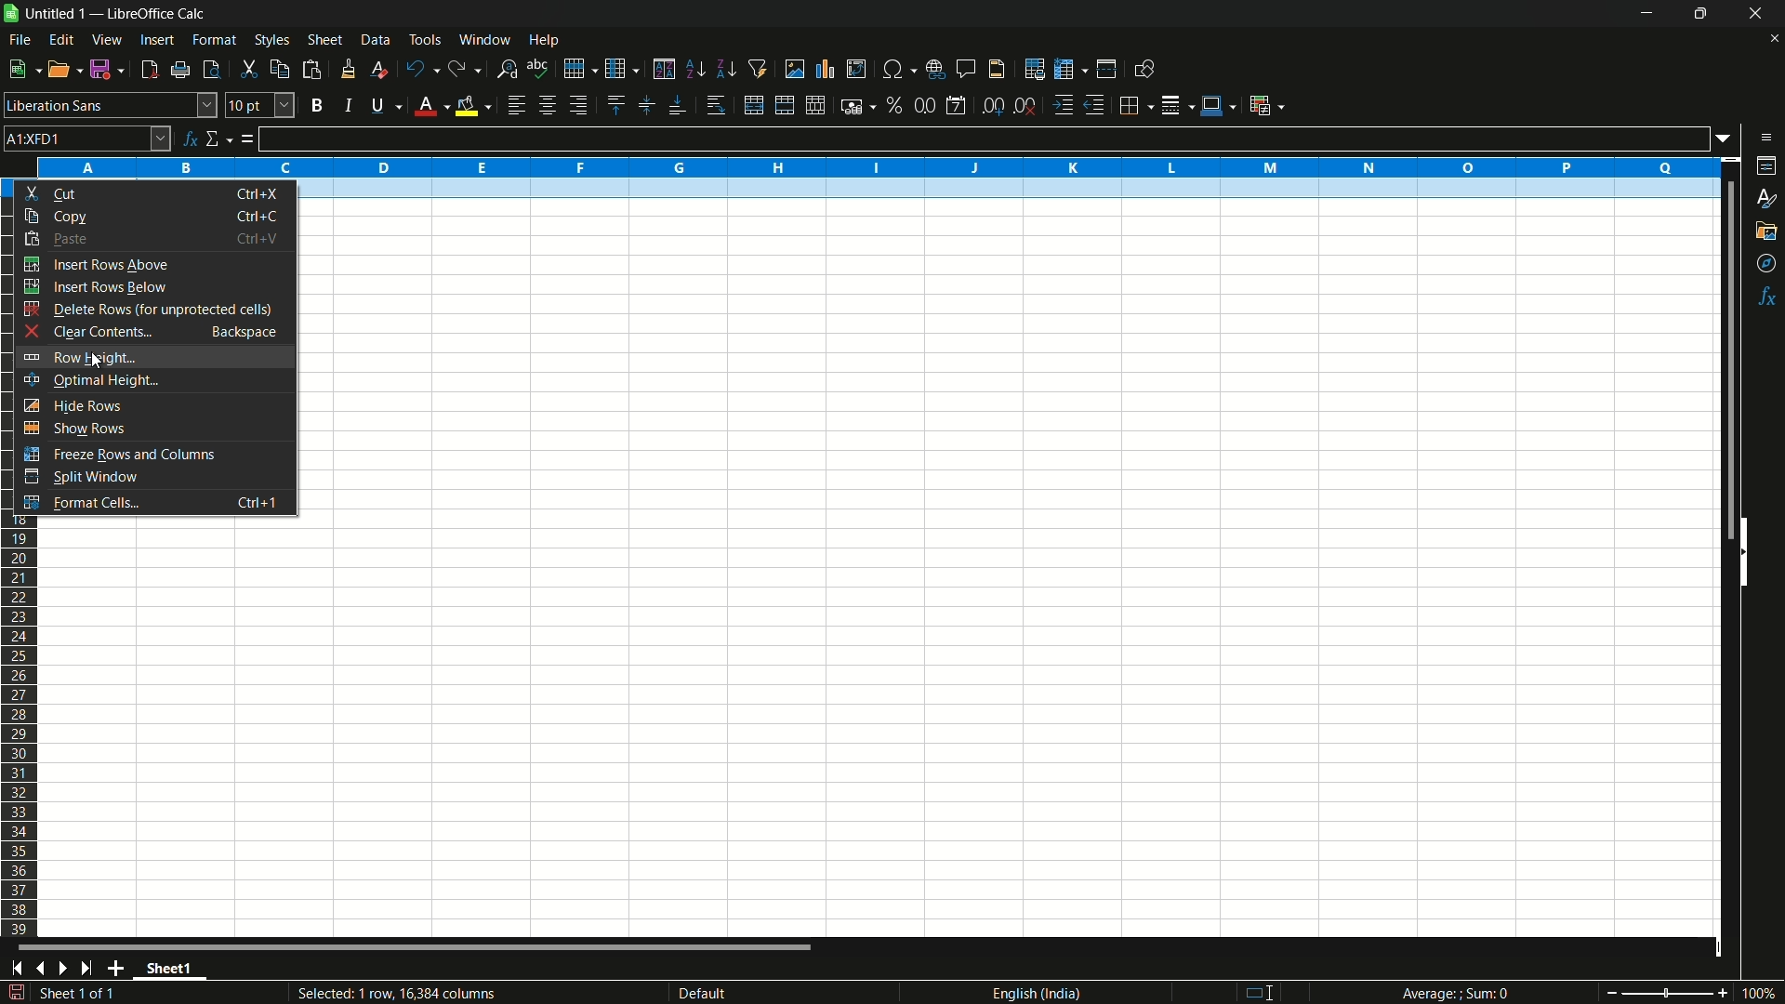  Describe the element at coordinates (84, 996) in the screenshot. I see `sheet 1 of 1` at that location.